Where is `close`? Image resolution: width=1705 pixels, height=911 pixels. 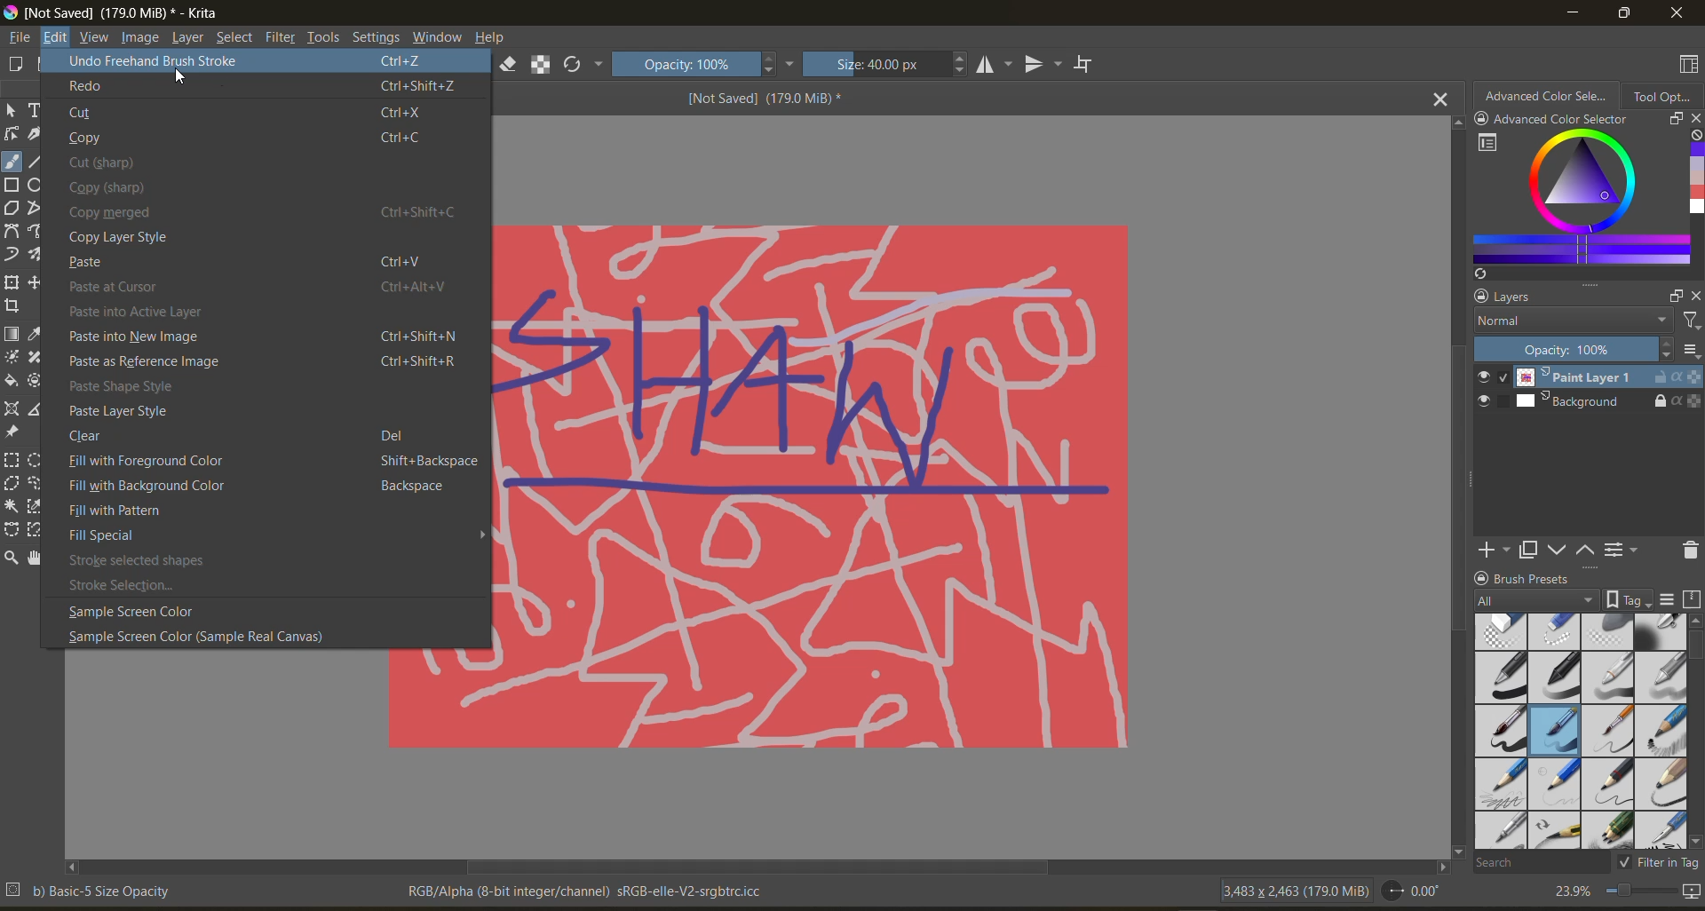 close is located at coordinates (1677, 13).